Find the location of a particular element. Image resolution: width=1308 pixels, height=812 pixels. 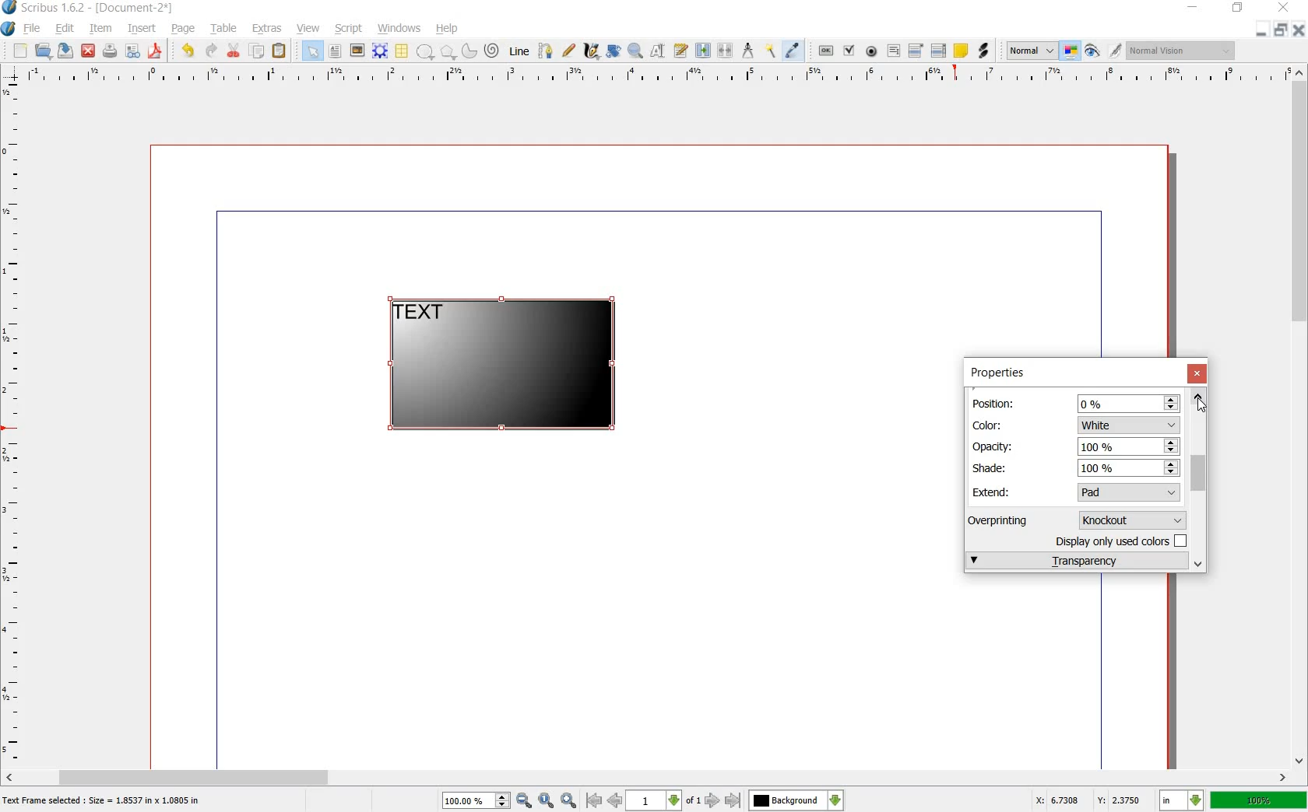

cut is located at coordinates (234, 51).